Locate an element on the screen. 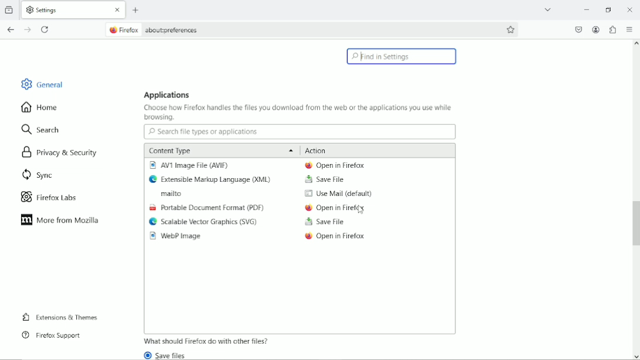 The image size is (640, 360). Sync is located at coordinates (36, 175).